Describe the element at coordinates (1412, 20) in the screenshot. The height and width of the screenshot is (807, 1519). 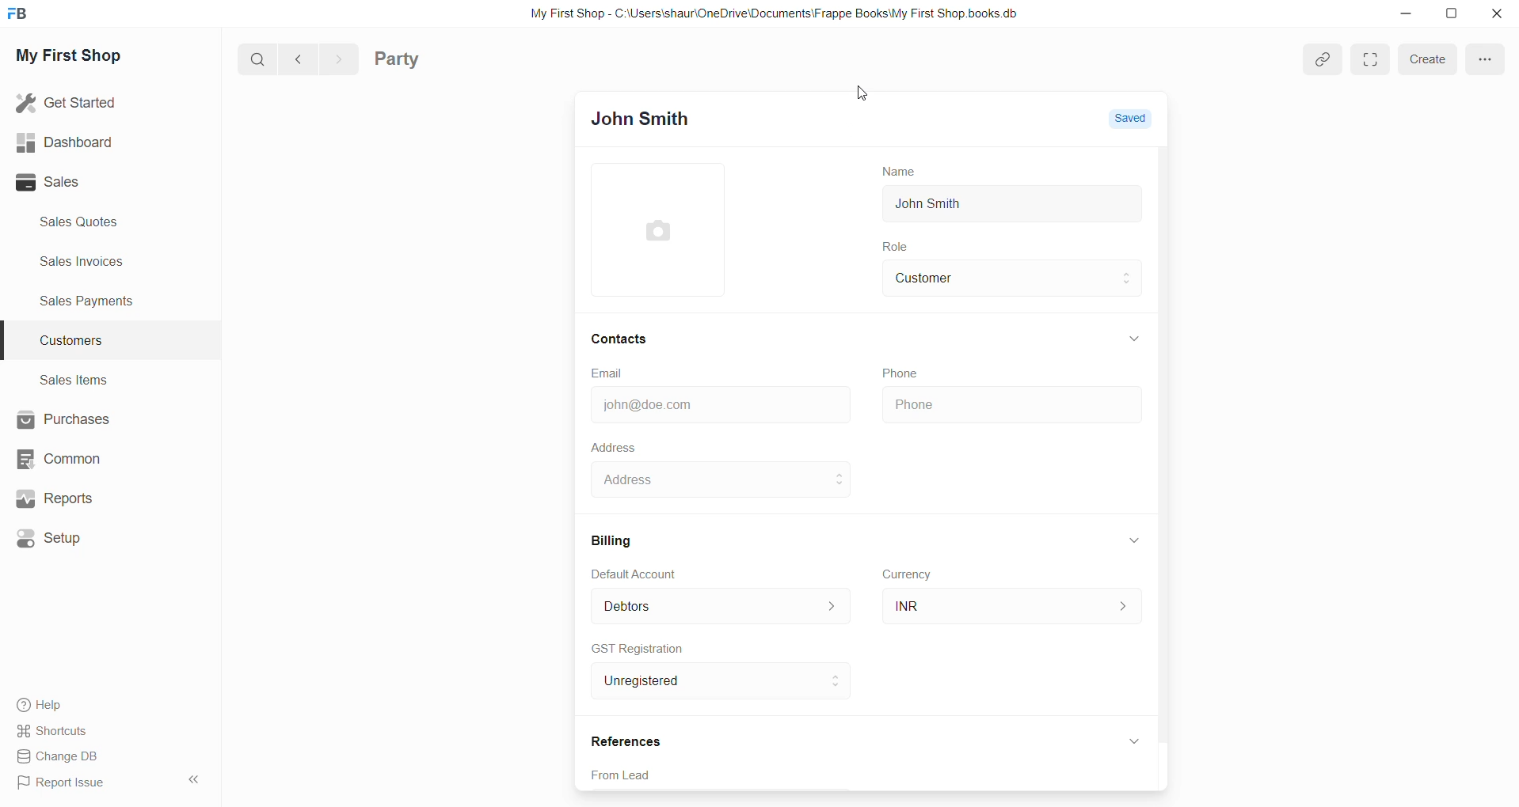
I see `minimize` at that location.